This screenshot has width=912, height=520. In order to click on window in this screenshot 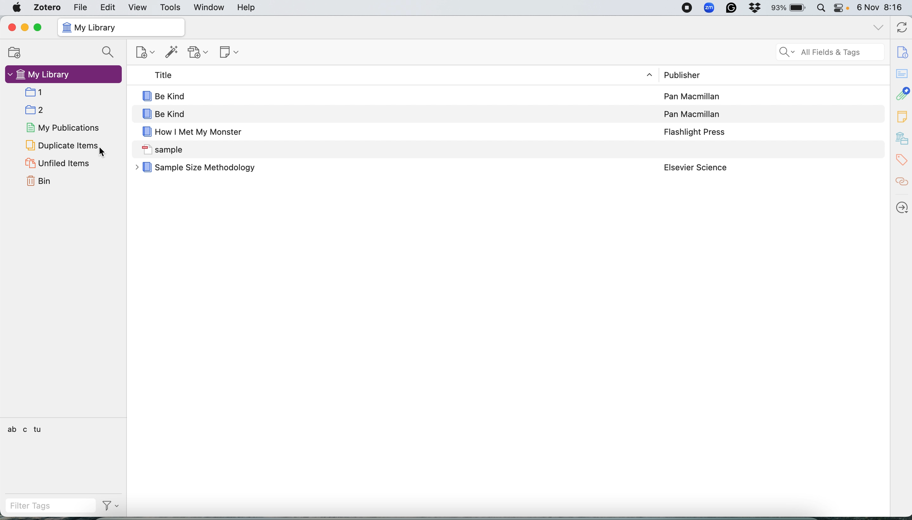, I will do `click(209, 7)`.